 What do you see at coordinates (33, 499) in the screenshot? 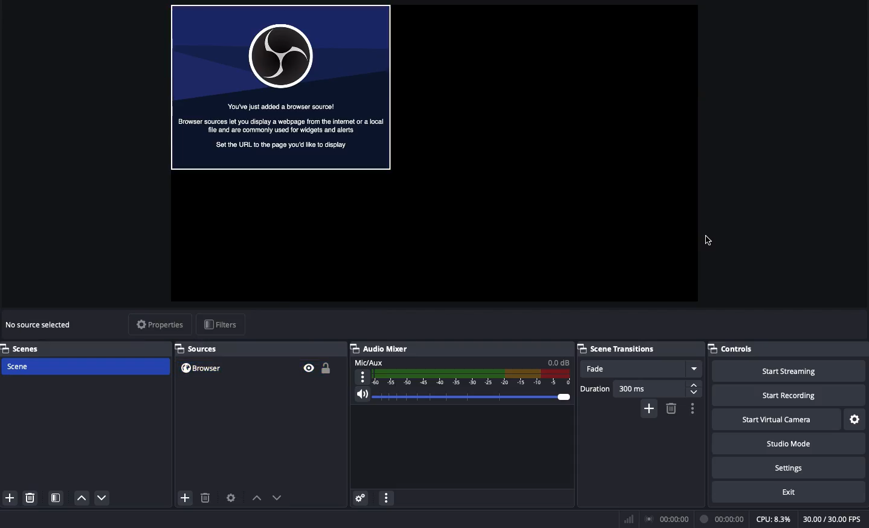
I see `delete` at bounding box center [33, 499].